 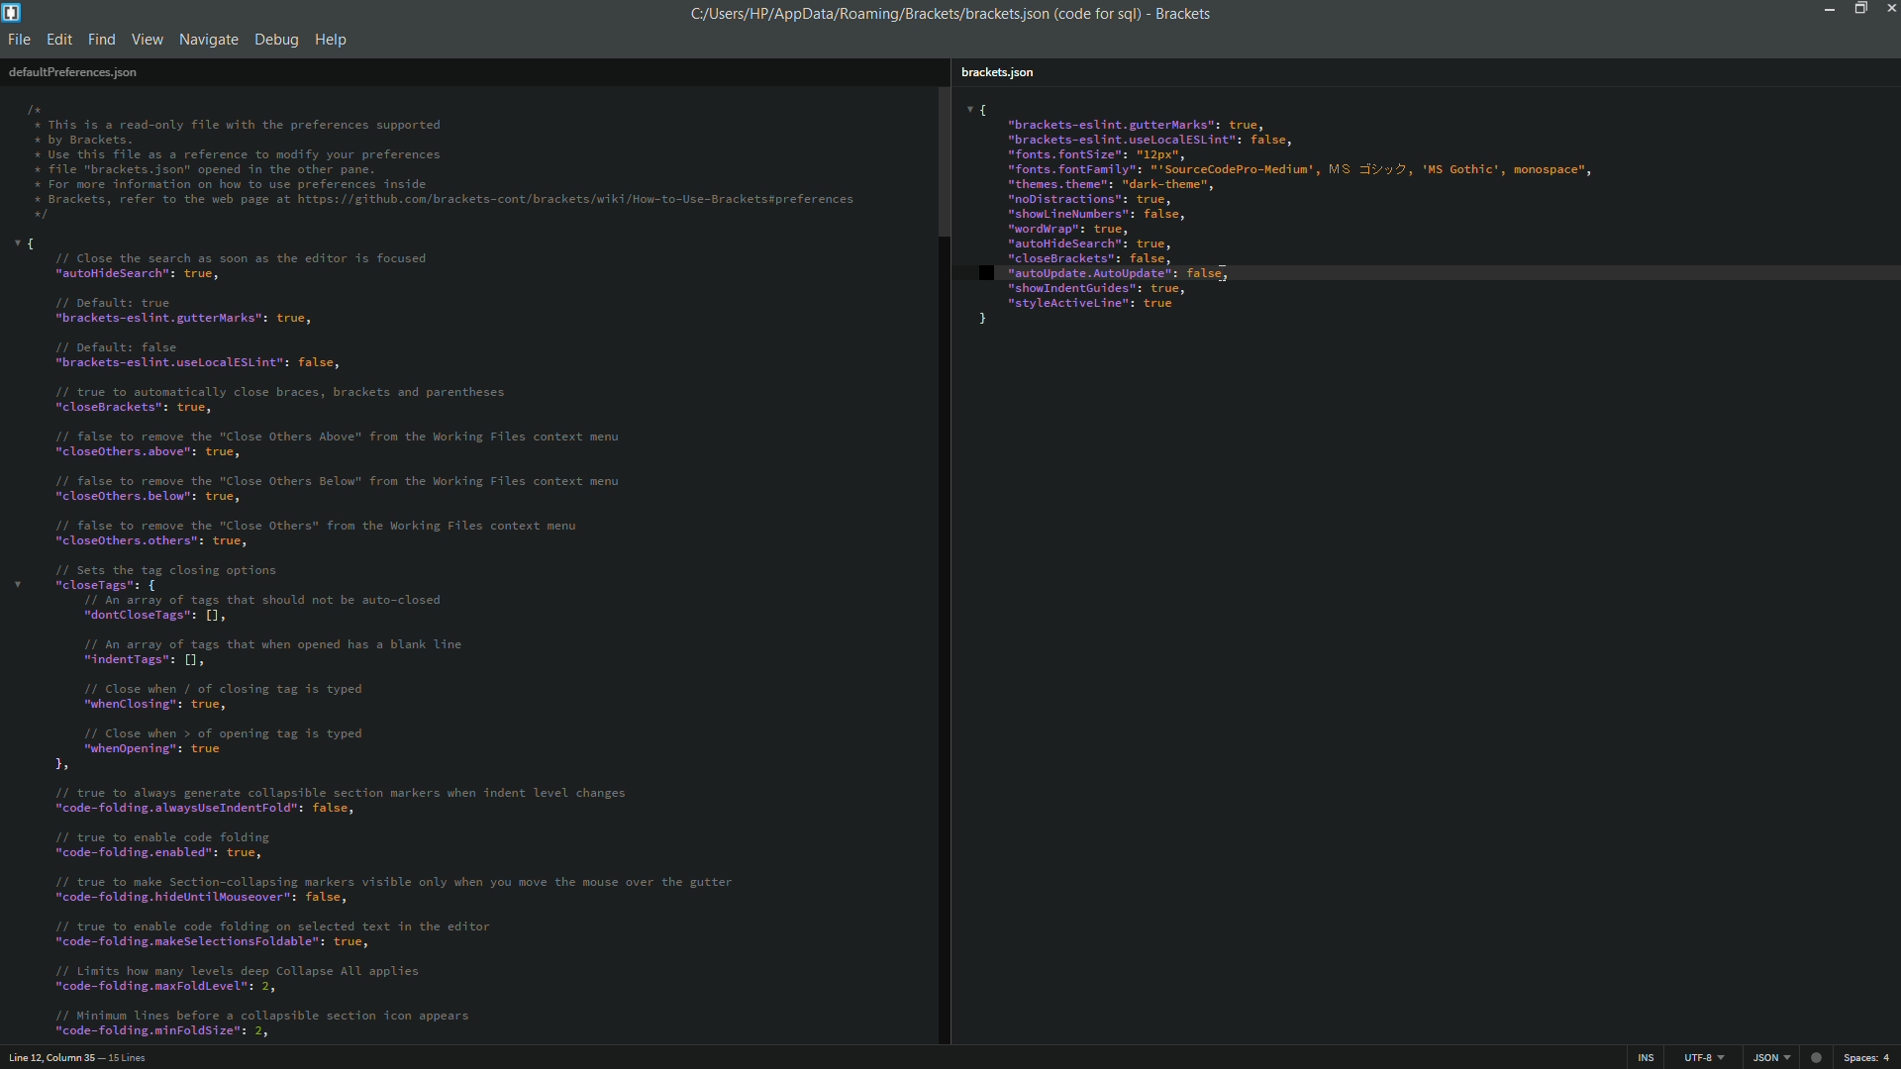 What do you see at coordinates (1819, 1055) in the screenshot?
I see `record` at bounding box center [1819, 1055].